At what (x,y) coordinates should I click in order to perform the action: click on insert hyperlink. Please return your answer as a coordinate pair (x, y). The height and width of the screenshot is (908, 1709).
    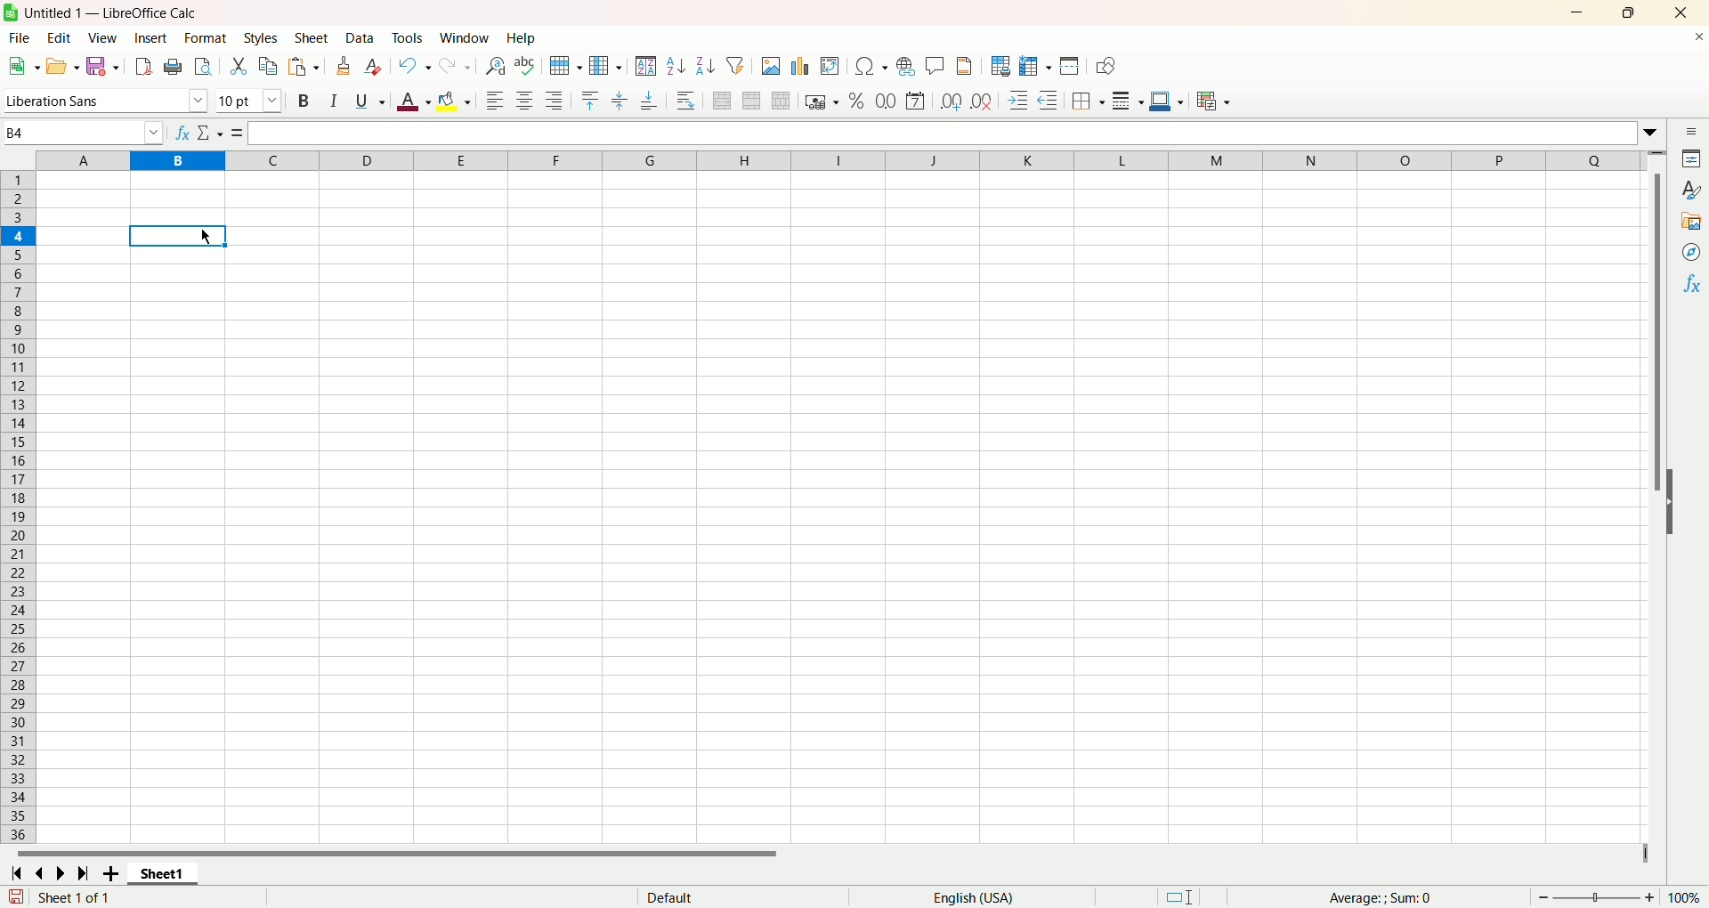
    Looking at the image, I should click on (904, 69).